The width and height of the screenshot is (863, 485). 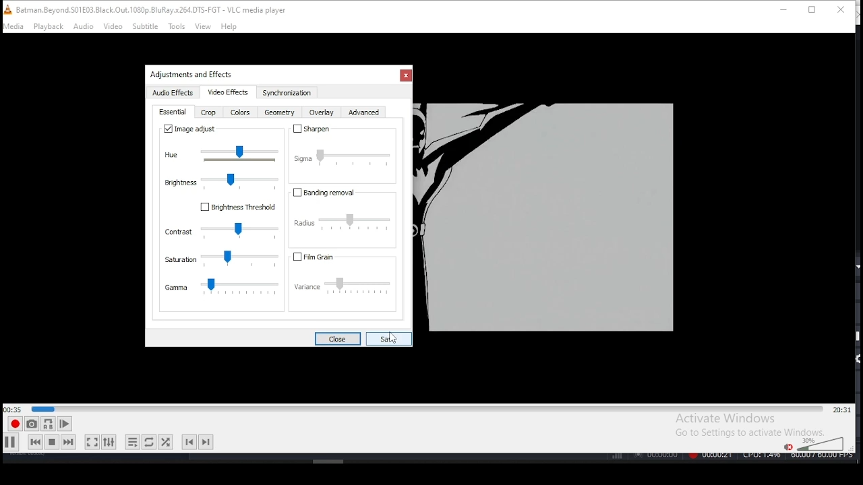 What do you see at coordinates (84, 27) in the screenshot?
I see `audio` at bounding box center [84, 27].